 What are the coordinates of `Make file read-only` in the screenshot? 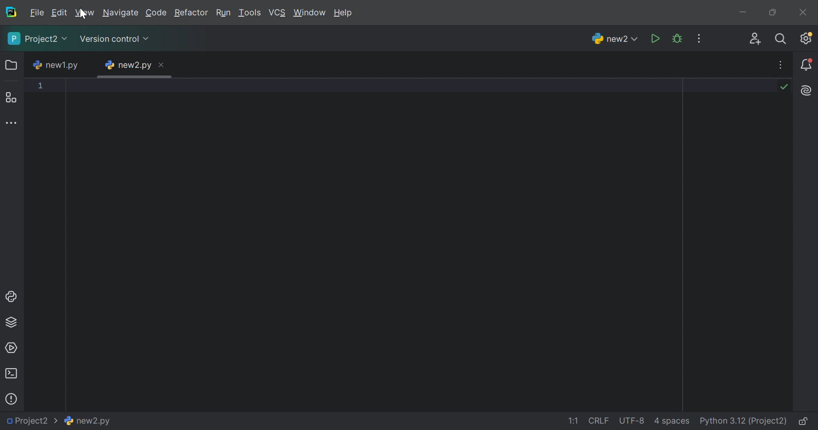 It's located at (803, 421).